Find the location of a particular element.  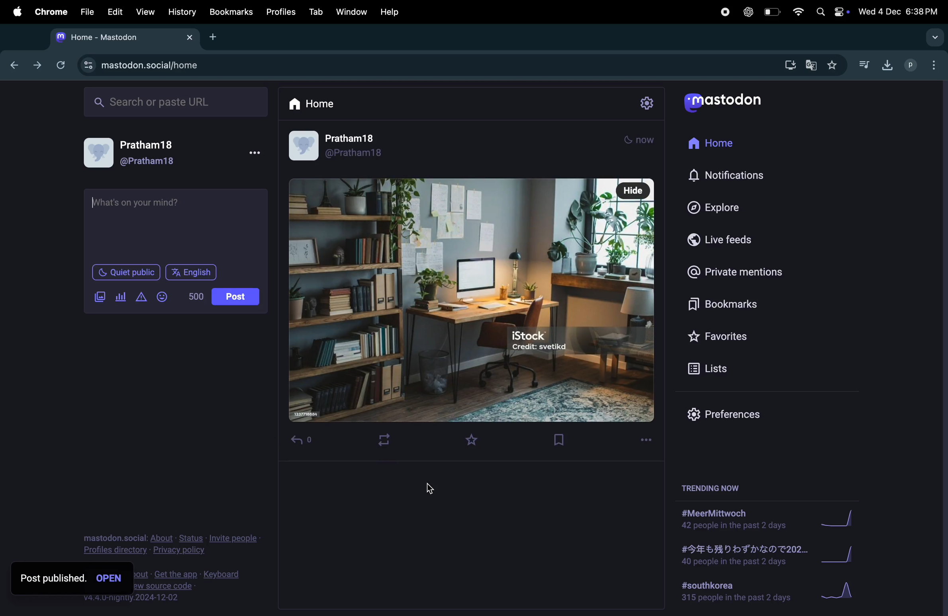

backward is located at coordinates (11, 66).